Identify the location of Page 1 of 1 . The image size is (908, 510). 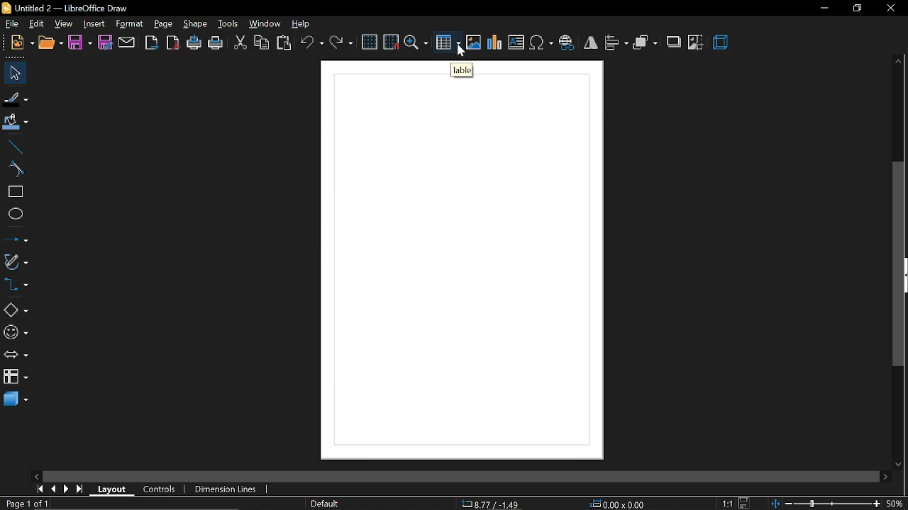
(24, 503).